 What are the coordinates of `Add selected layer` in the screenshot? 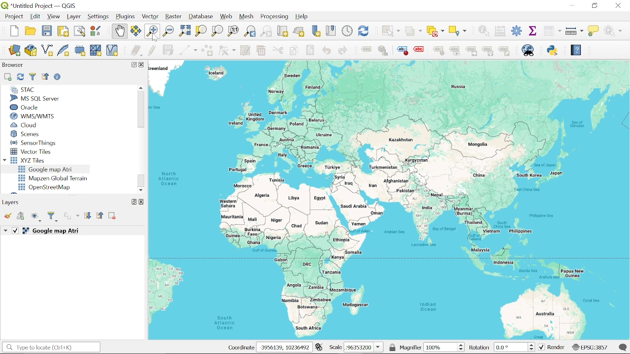 It's located at (7, 77).